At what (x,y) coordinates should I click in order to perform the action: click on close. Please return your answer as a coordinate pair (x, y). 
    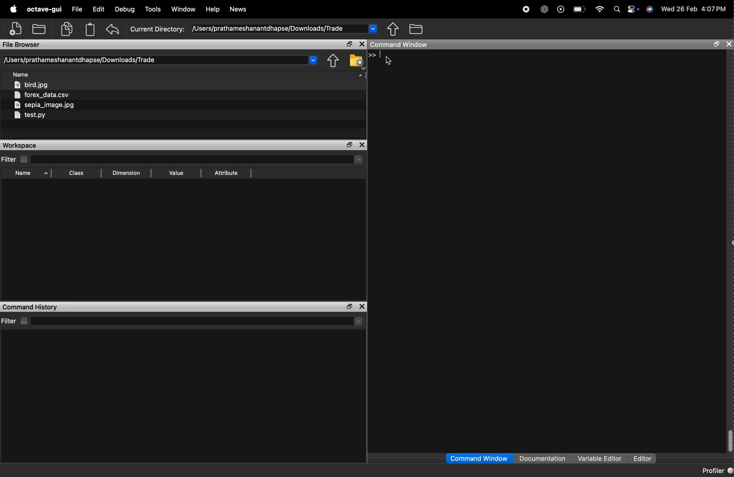
    Looking at the image, I should click on (363, 44).